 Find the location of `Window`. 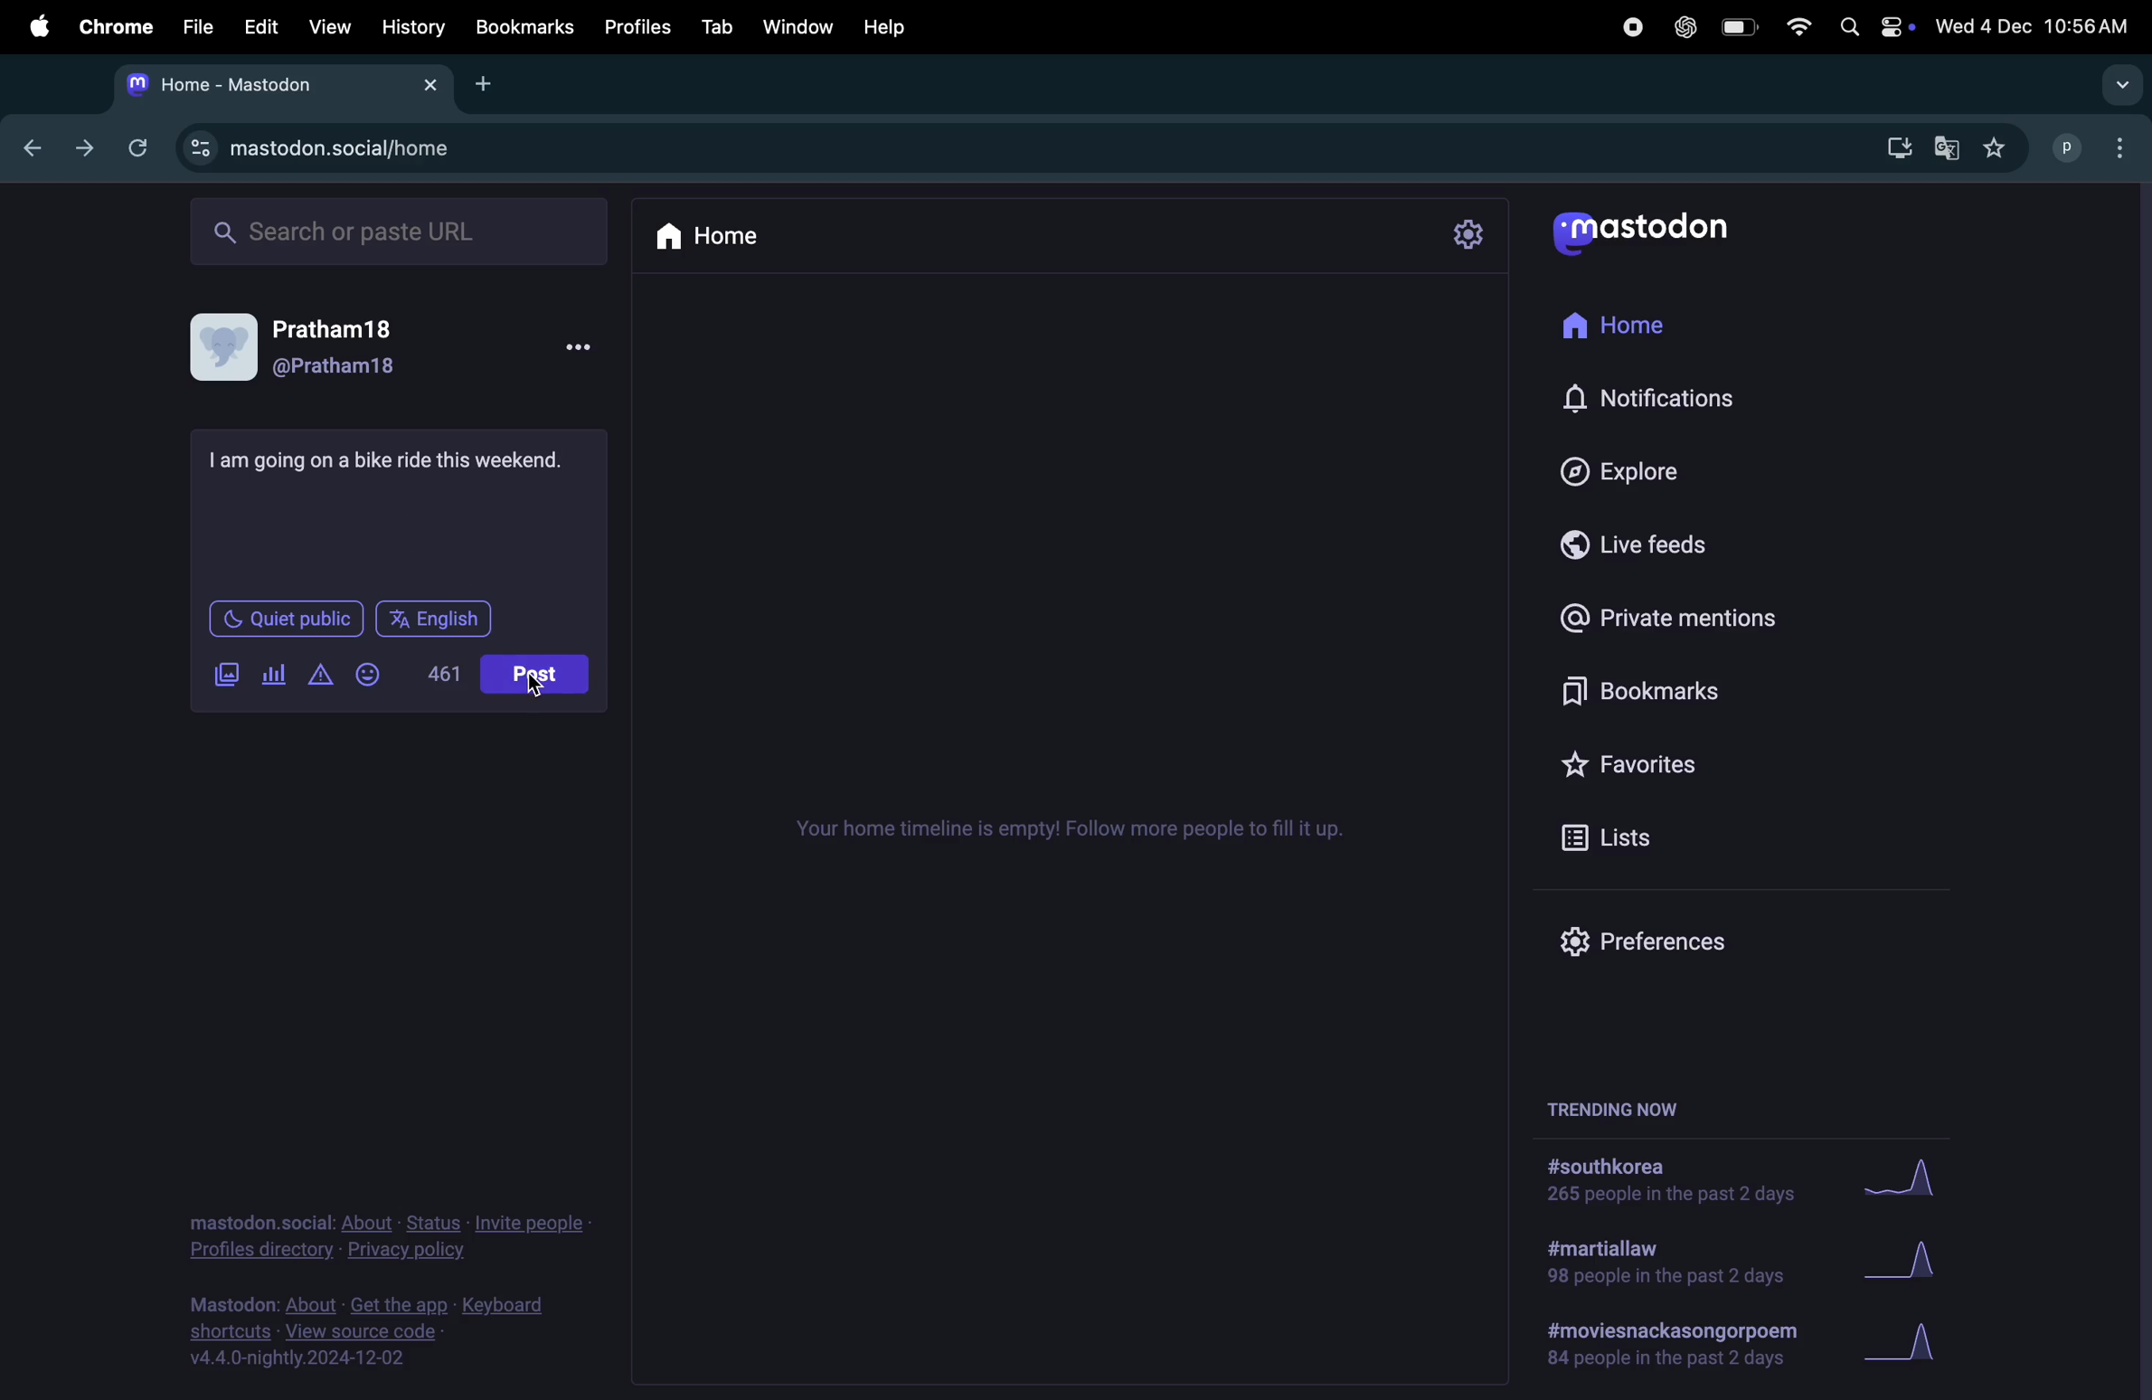

Window is located at coordinates (796, 25).